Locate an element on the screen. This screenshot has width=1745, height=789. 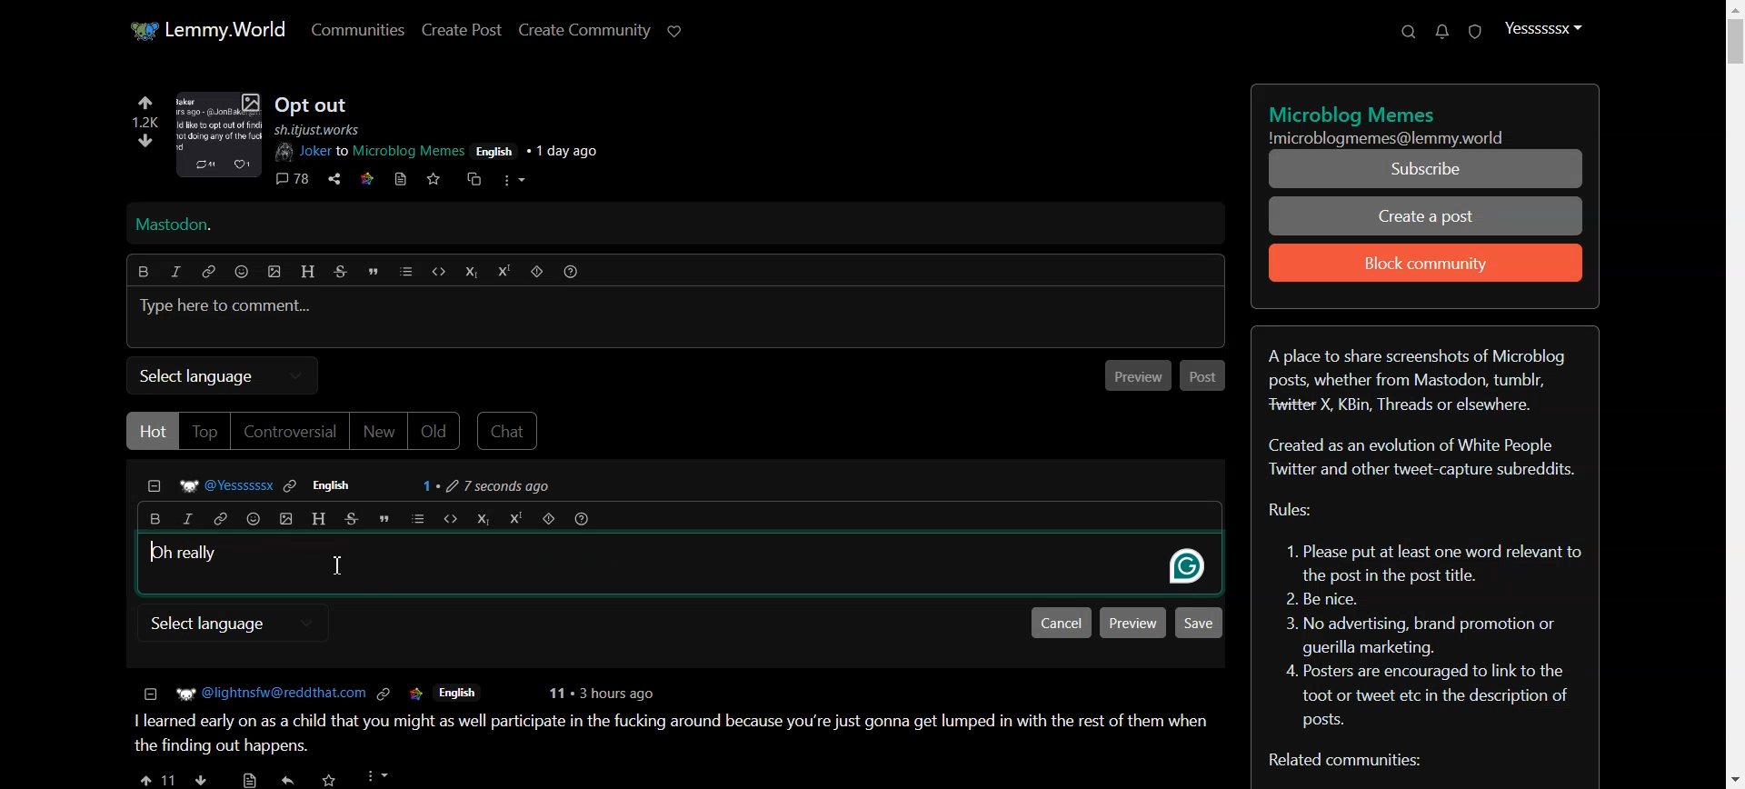
Save is located at coordinates (1200, 622).